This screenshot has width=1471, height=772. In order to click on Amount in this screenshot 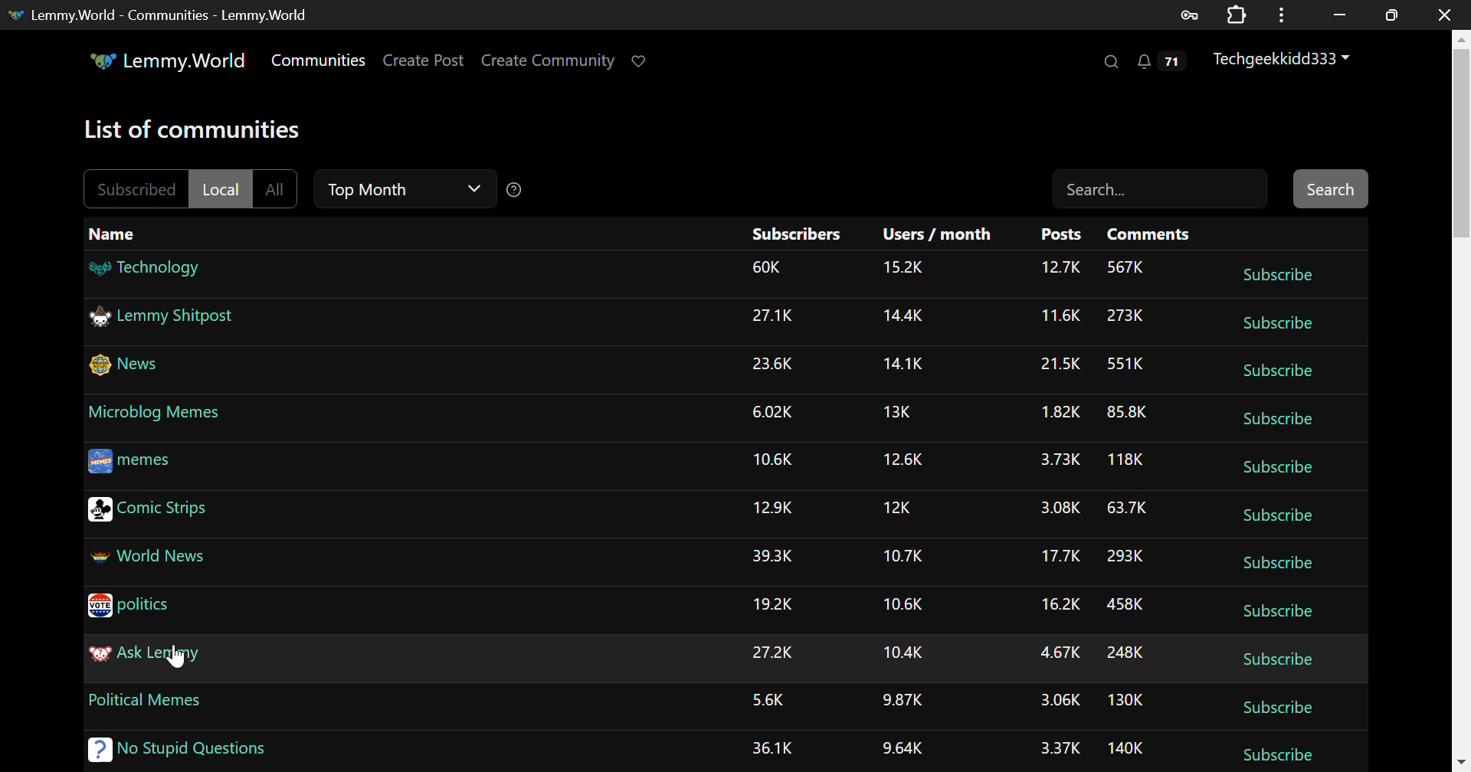, I will do `click(1053, 605)`.